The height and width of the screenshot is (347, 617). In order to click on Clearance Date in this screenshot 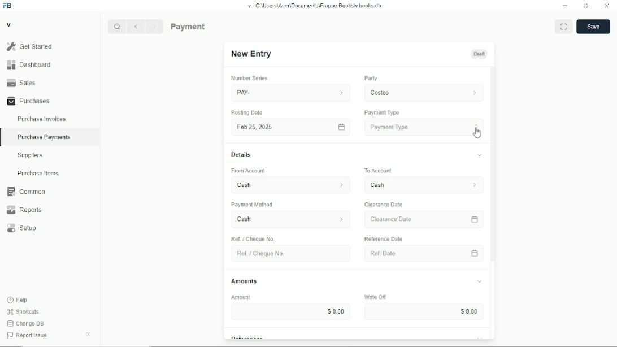, I will do `click(386, 205)`.